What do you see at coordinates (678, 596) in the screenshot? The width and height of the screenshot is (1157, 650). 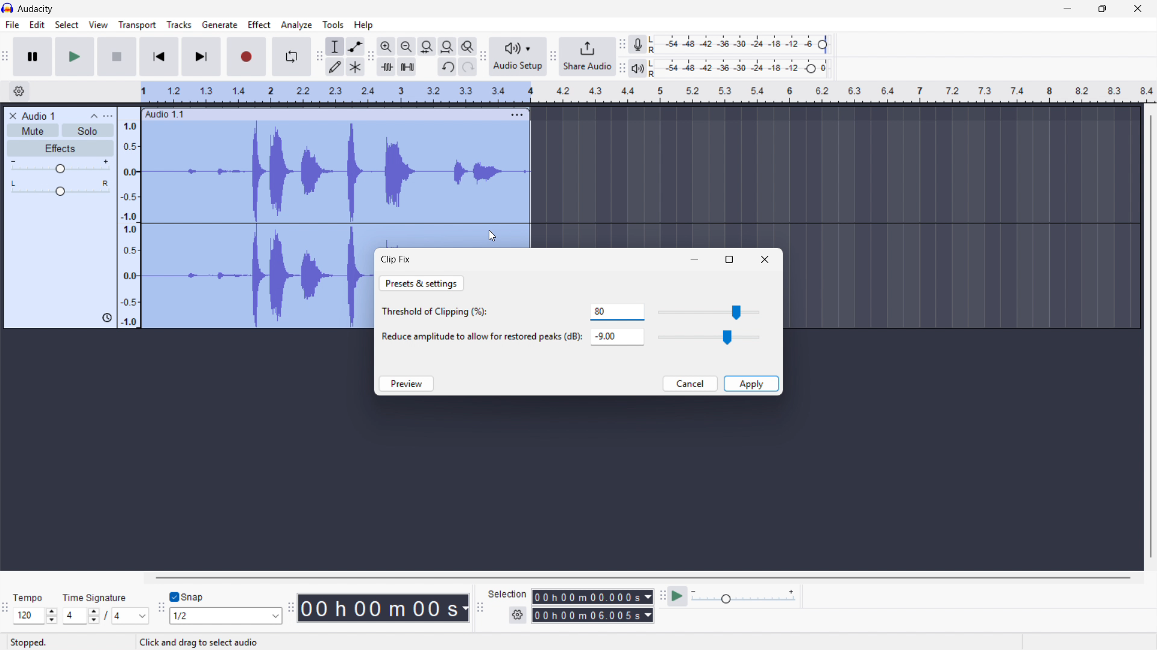 I see `Play at speed` at bounding box center [678, 596].